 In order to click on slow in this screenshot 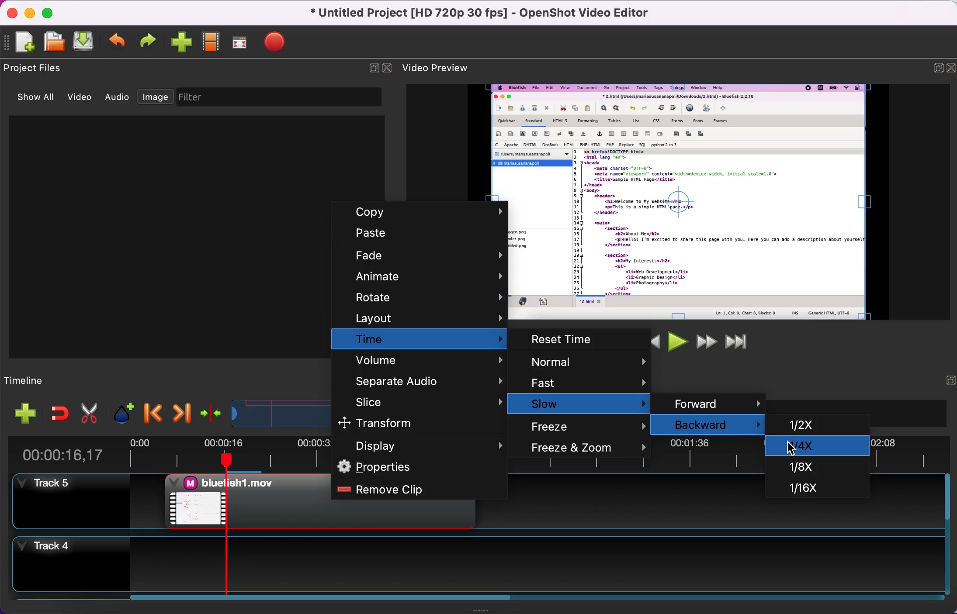, I will do `click(590, 404)`.